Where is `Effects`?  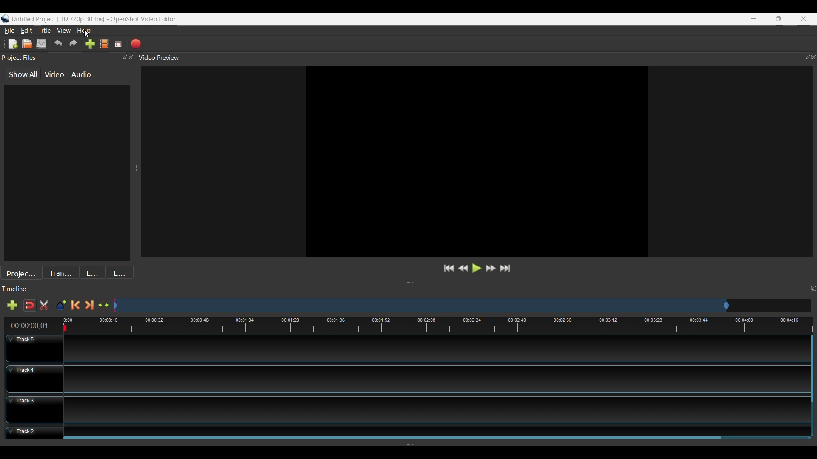
Effects is located at coordinates (93, 272).